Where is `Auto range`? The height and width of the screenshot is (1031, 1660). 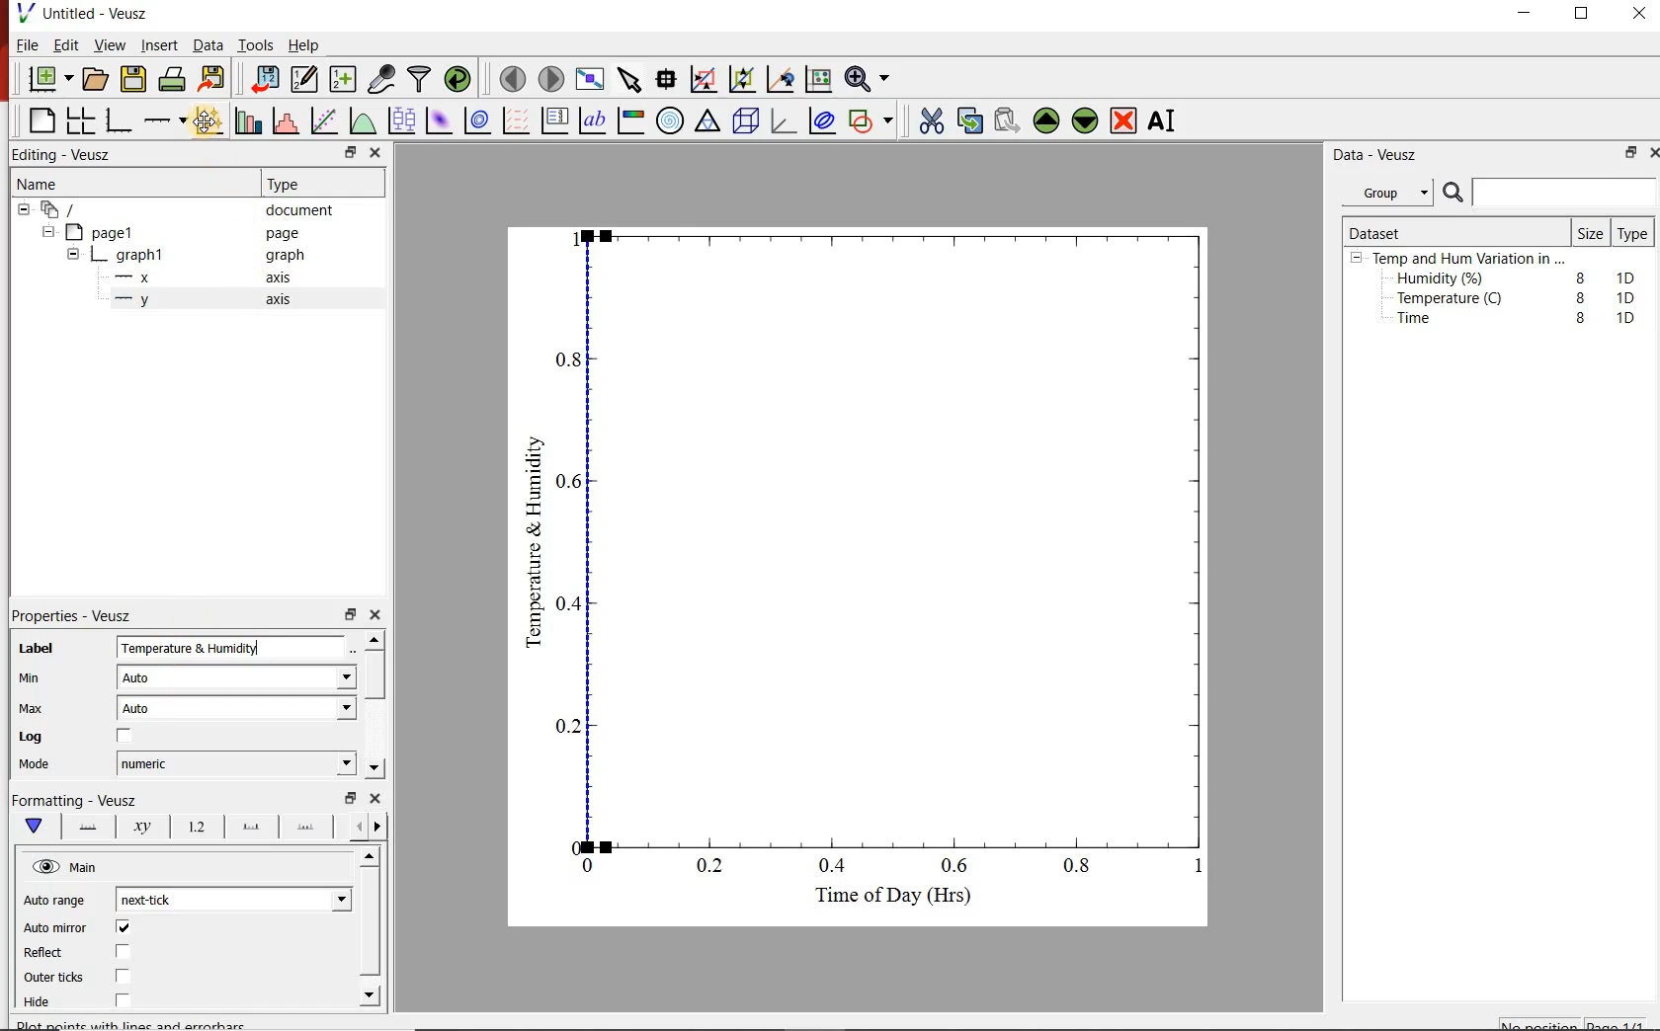 Auto range is located at coordinates (58, 902).